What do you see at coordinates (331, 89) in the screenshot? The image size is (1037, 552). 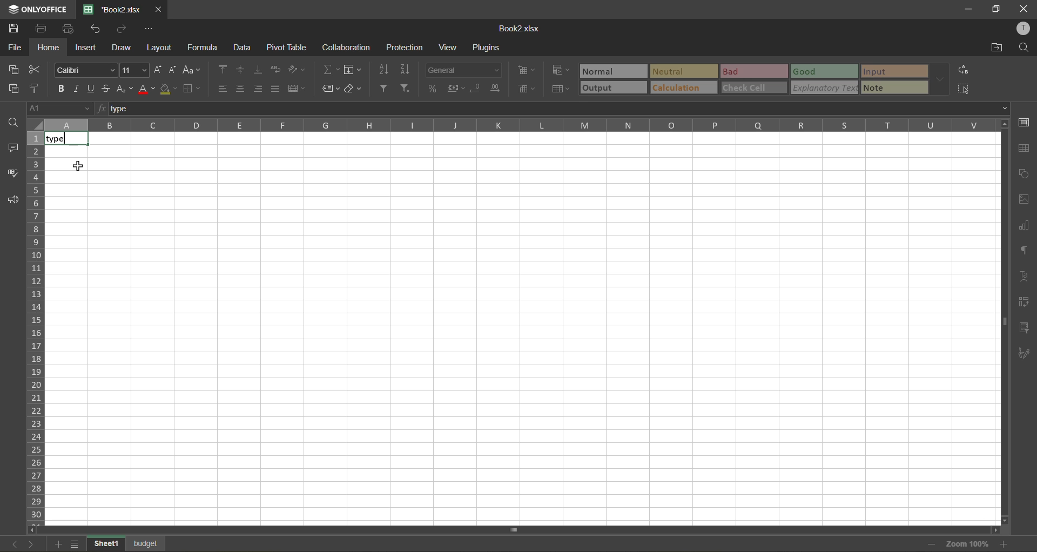 I see `named ranges` at bounding box center [331, 89].